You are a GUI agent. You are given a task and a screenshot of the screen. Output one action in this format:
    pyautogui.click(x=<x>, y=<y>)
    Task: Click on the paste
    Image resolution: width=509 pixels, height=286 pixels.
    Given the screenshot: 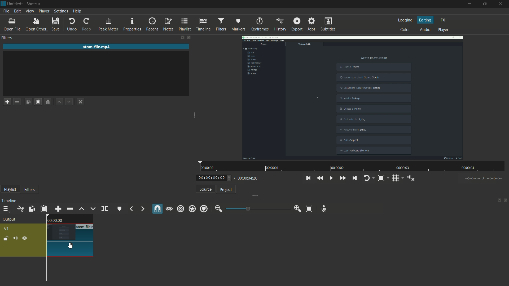 What is the action you would take?
    pyautogui.click(x=38, y=102)
    